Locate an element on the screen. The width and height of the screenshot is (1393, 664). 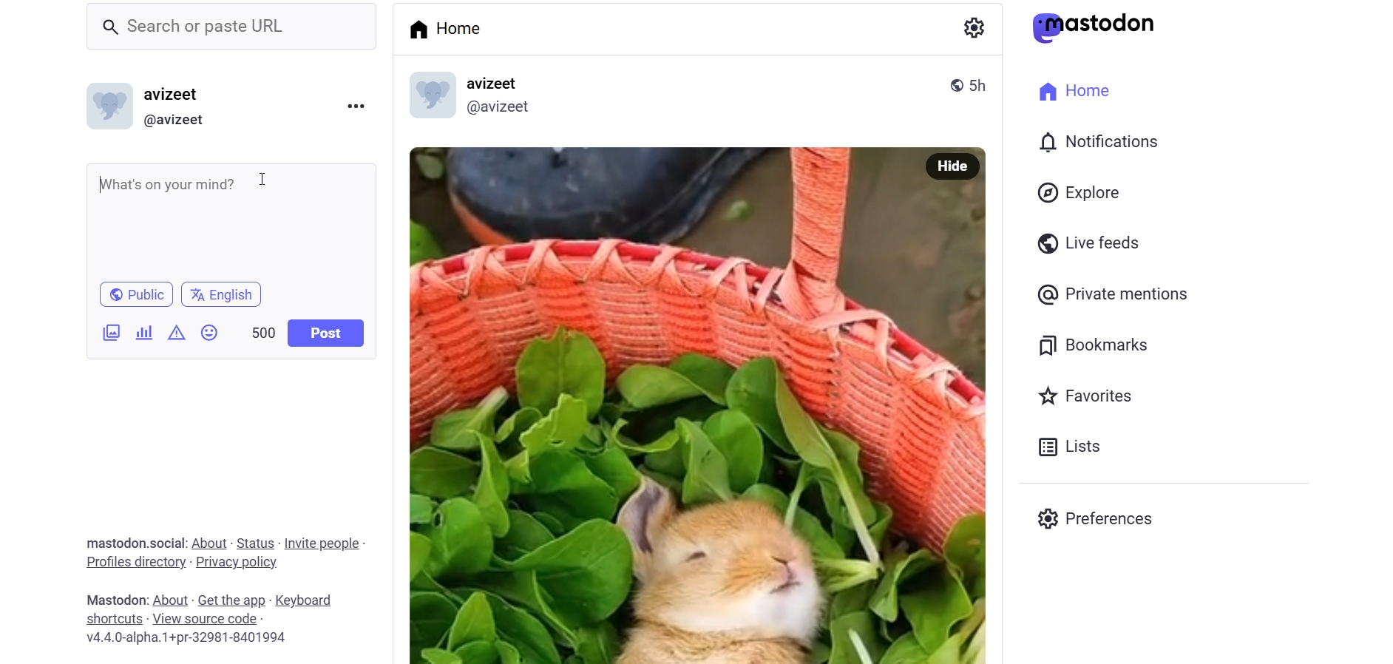
about is located at coordinates (208, 543).